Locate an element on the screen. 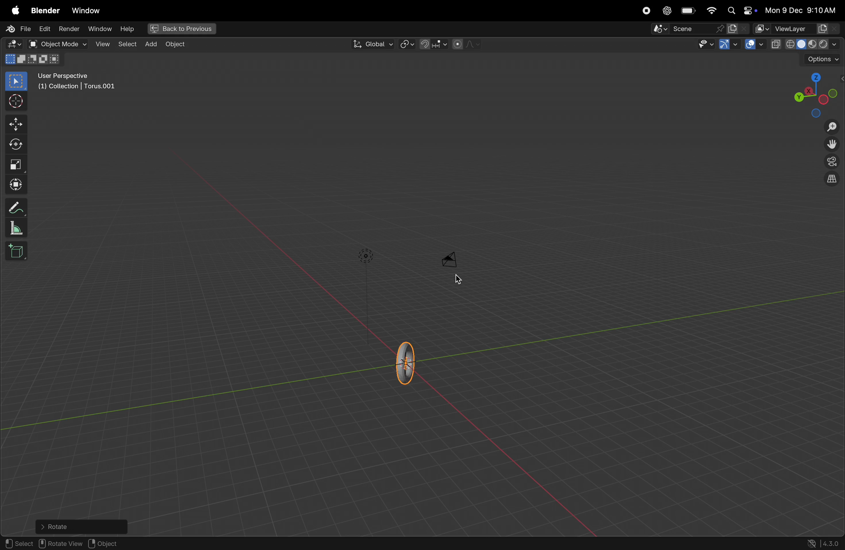  annotate is located at coordinates (17, 206).